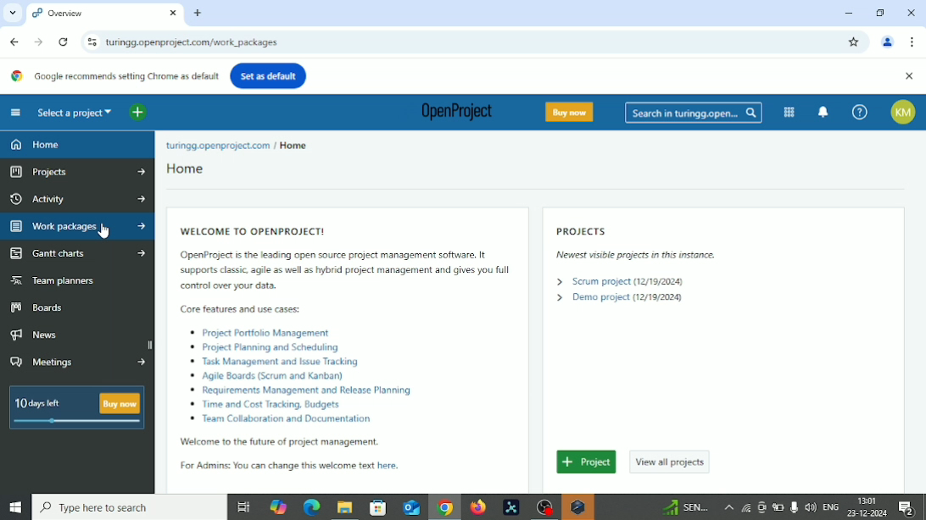  I want to click on Account, so click(906, 112).